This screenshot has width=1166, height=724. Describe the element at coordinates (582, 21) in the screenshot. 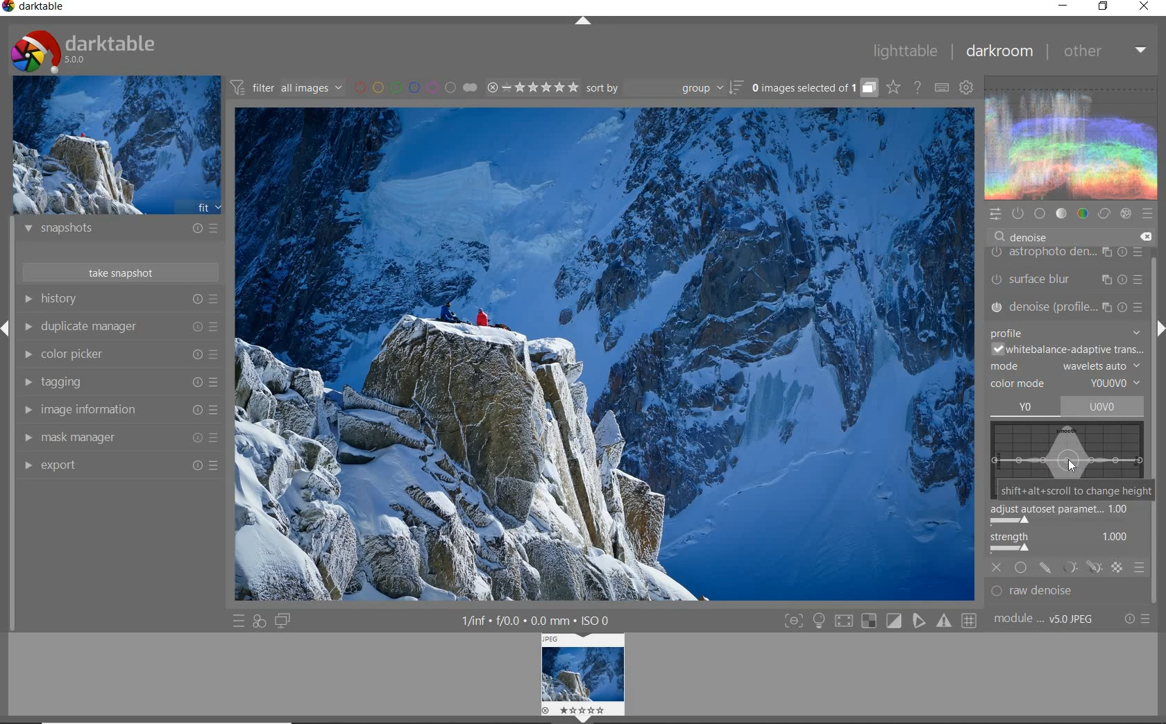

I see `expand/collapse` at that location.